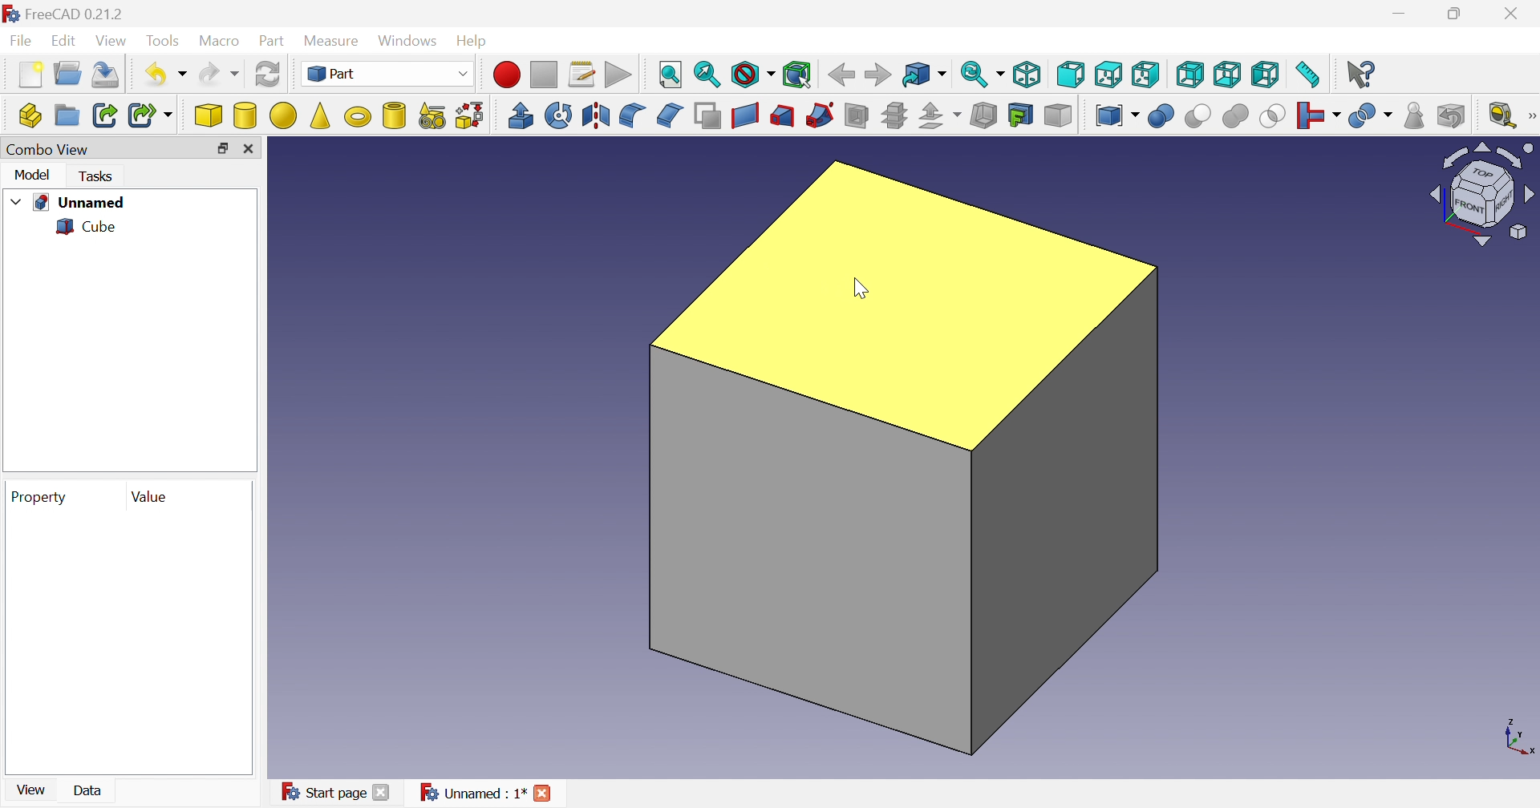 This screenshot has width=1540, height=808. Describe the element at coordinates (472, 42) in the screenshot. I see `Help` at that location.